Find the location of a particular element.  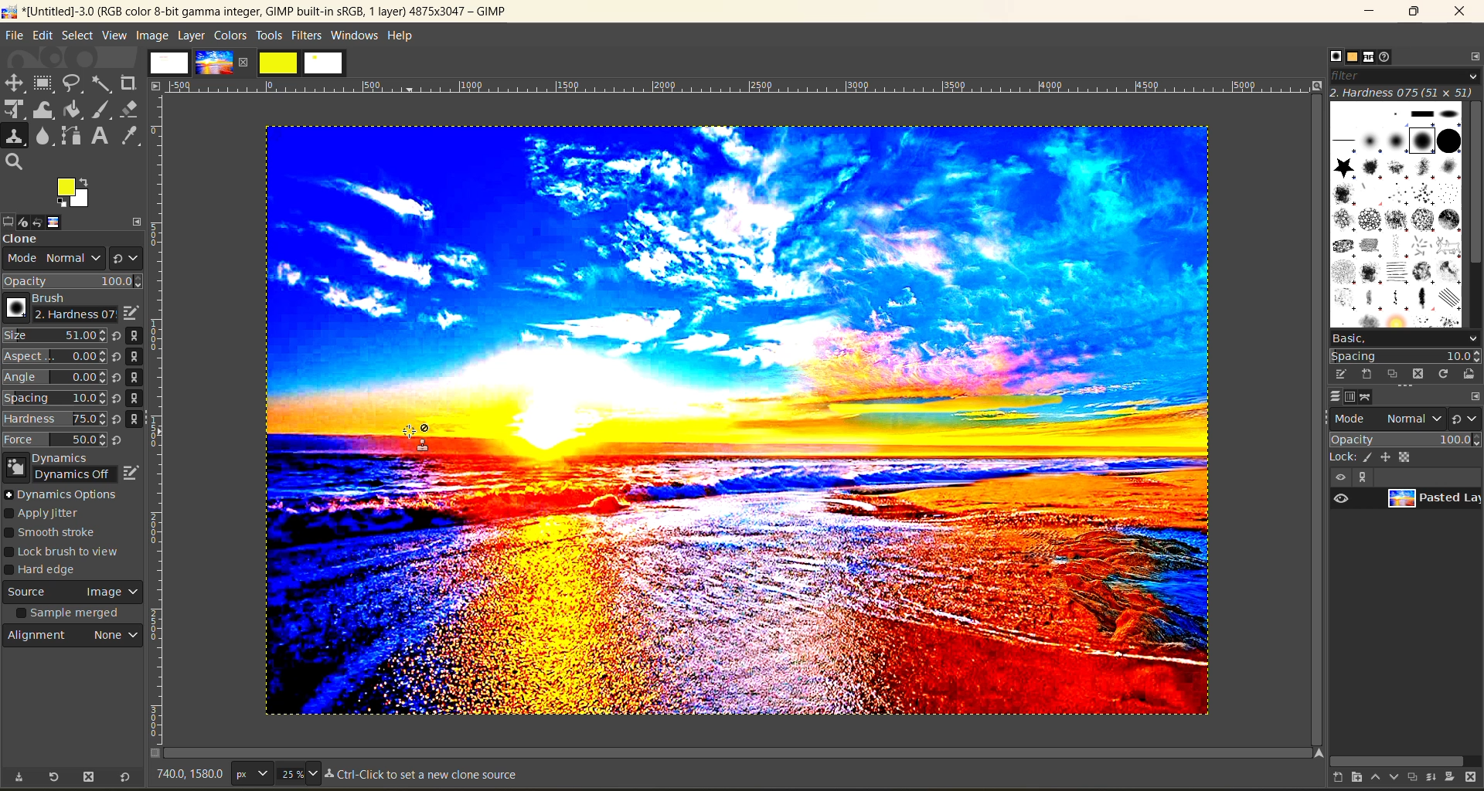

reset brush size is located at coordinates (119, 389).